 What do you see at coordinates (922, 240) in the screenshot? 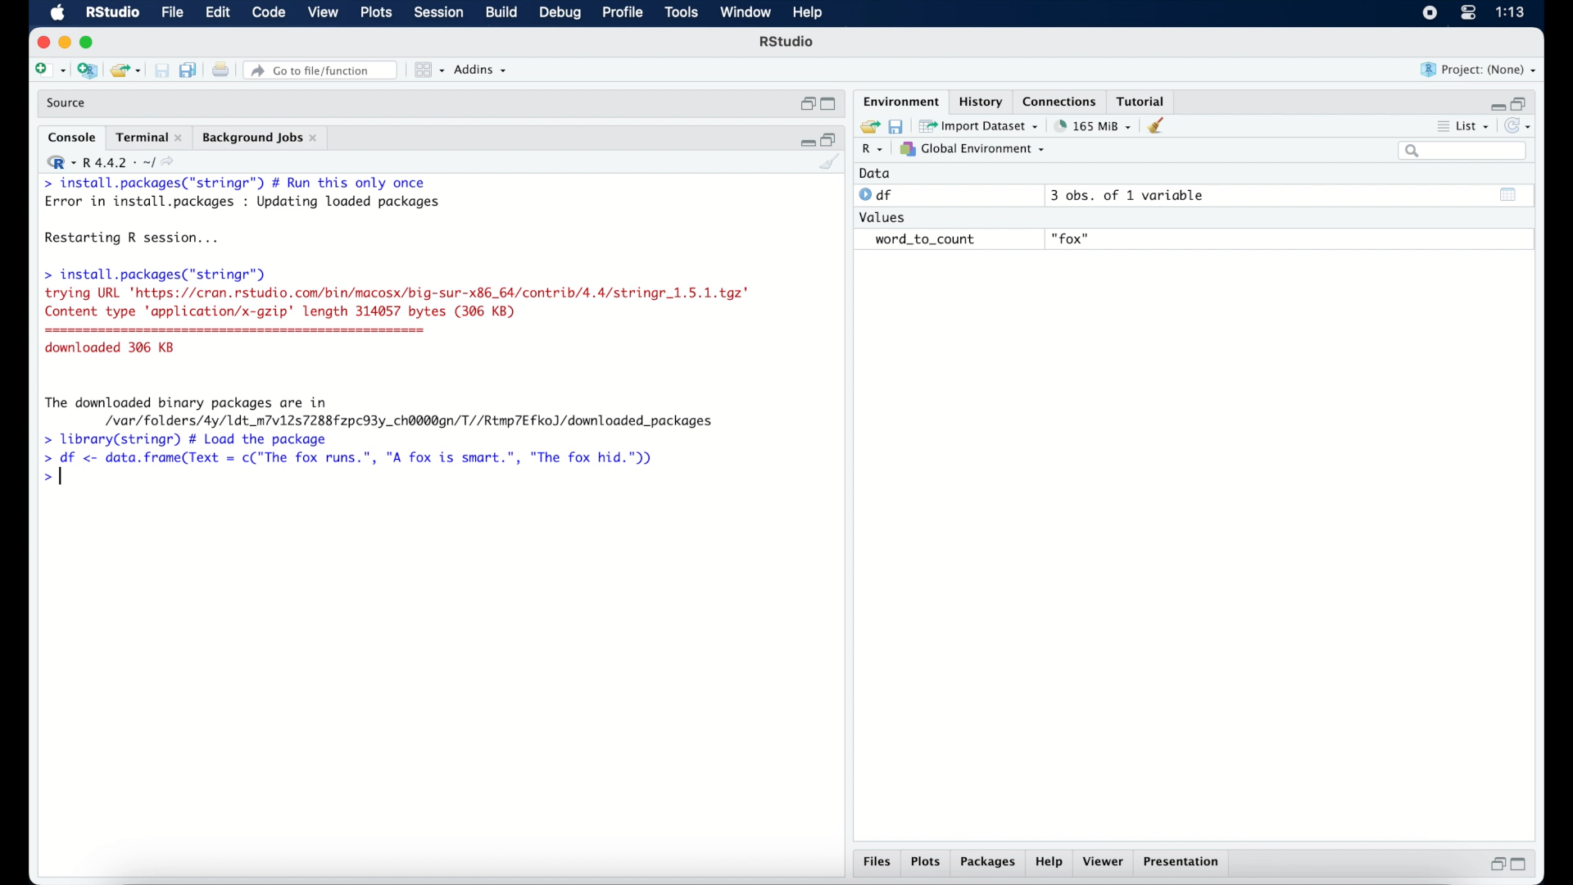
I see `word_to_count` at bounding box center [922, 240].